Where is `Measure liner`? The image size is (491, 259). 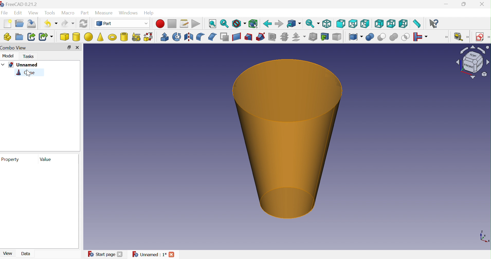 Measure liner is located at coordinates (459, 37).